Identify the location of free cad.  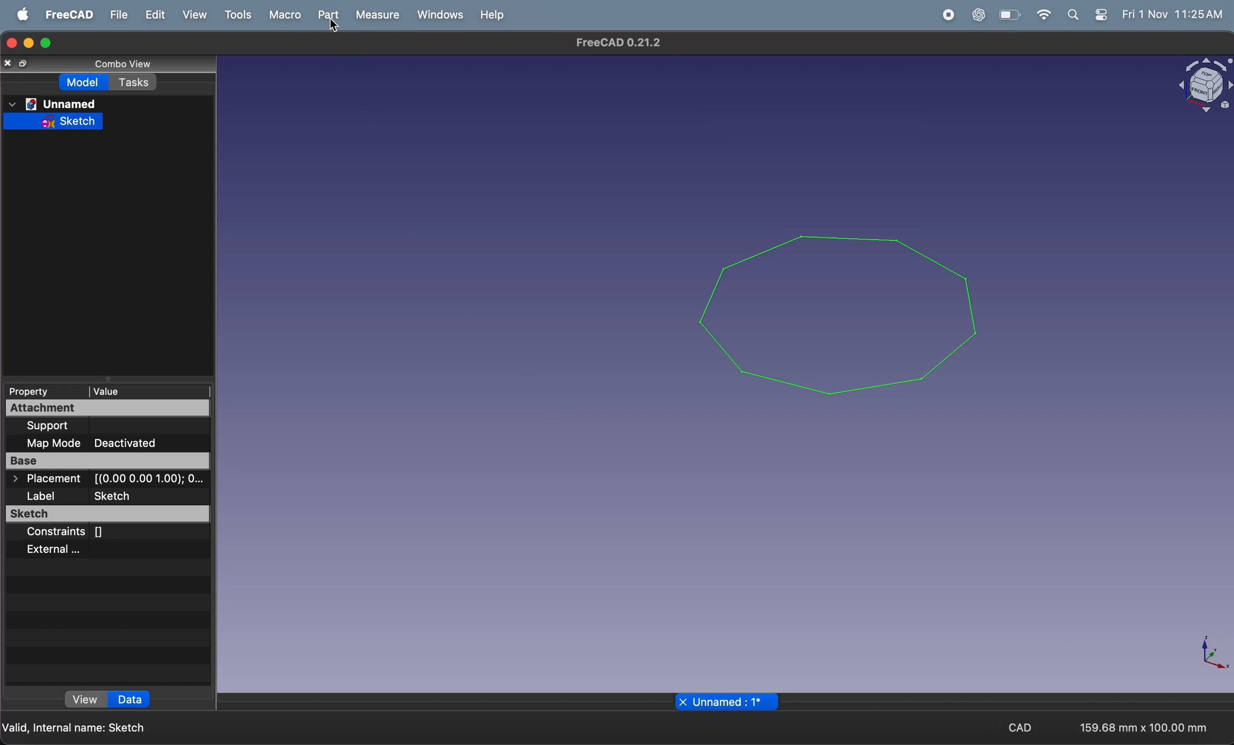
(64, 14).